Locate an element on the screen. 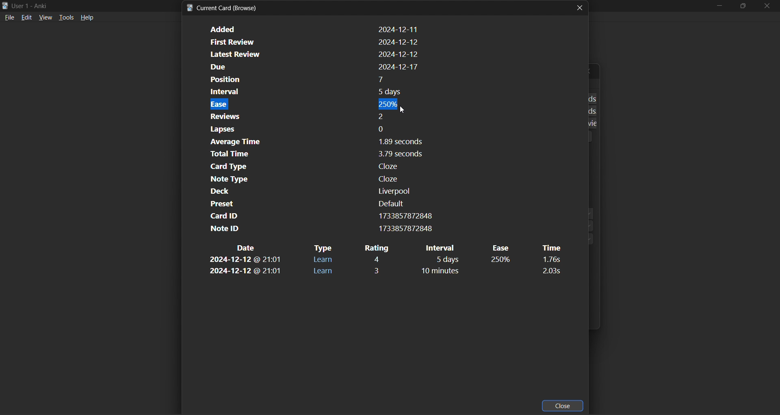 This screenshot has height=415, width=780. card deck is located at coordinates (307, 191).